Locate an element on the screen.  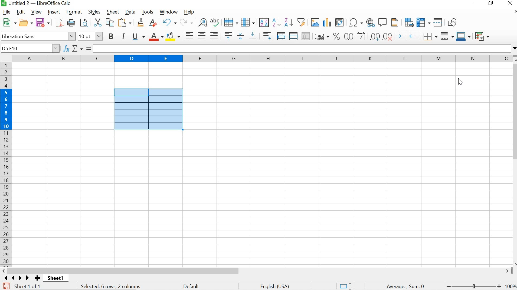
columns is located at coordinates (260, 58).